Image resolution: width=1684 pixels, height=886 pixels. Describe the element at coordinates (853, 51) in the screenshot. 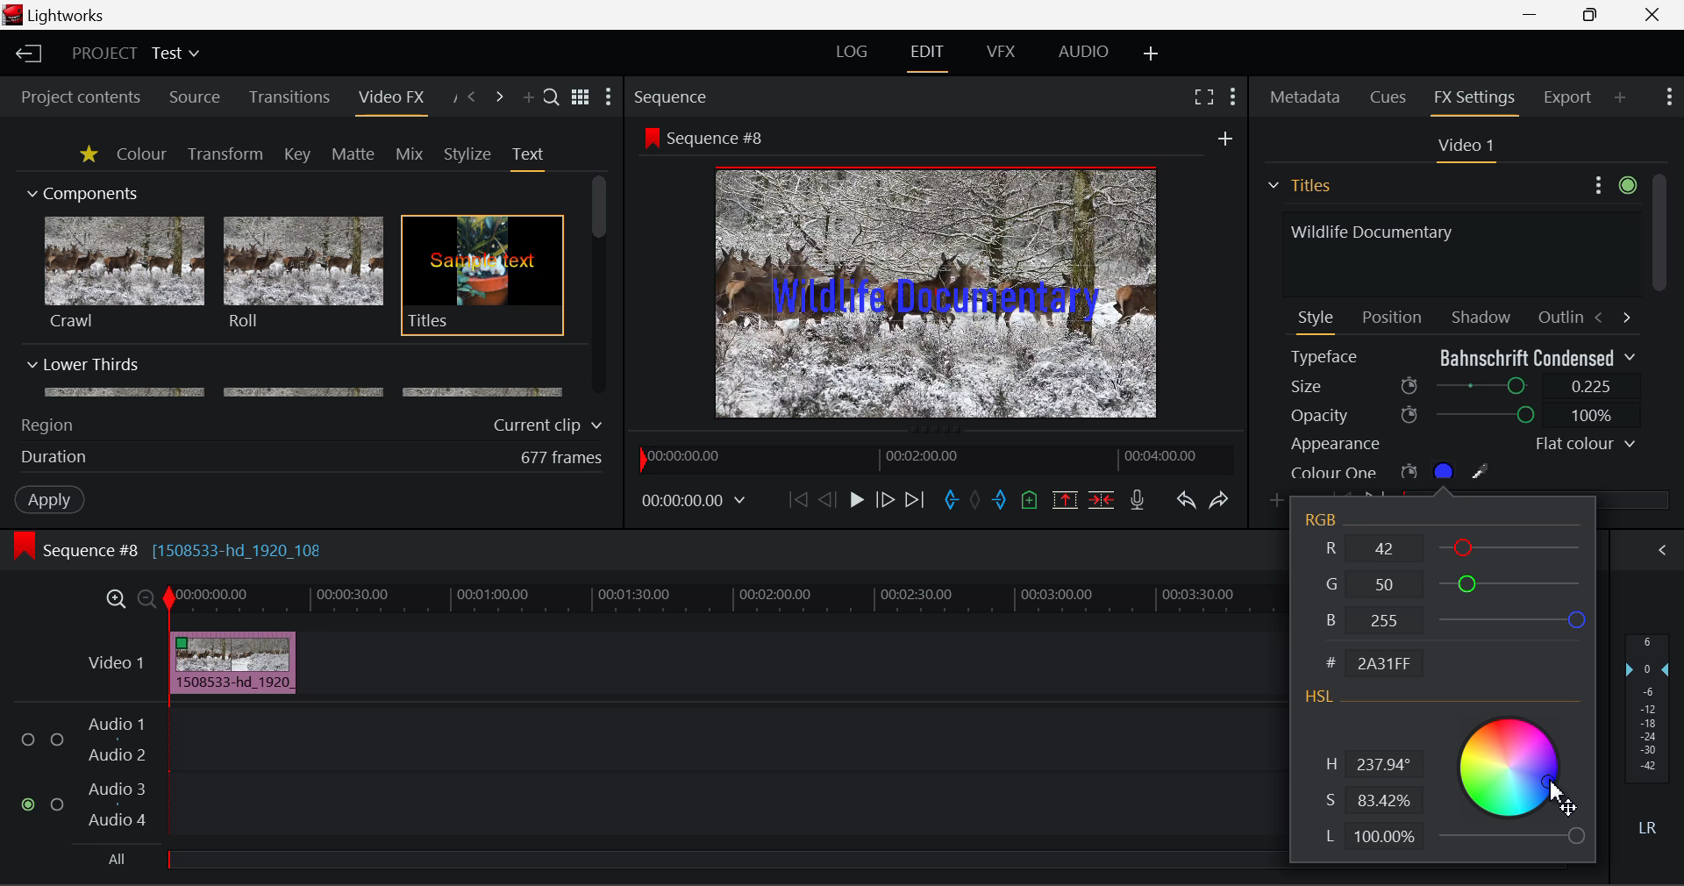

I see `LOG Layout` at that location.